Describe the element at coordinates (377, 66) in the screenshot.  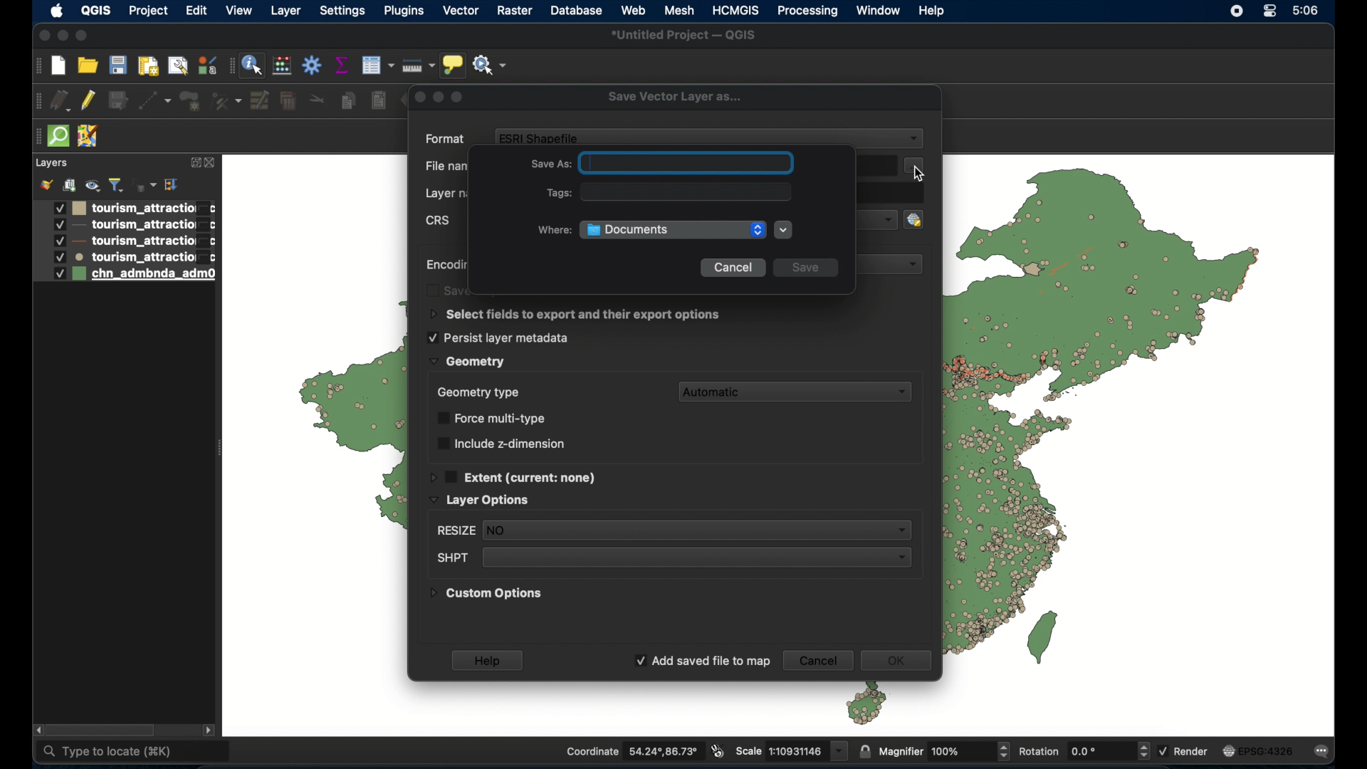
I see `open attribute table` at that location.